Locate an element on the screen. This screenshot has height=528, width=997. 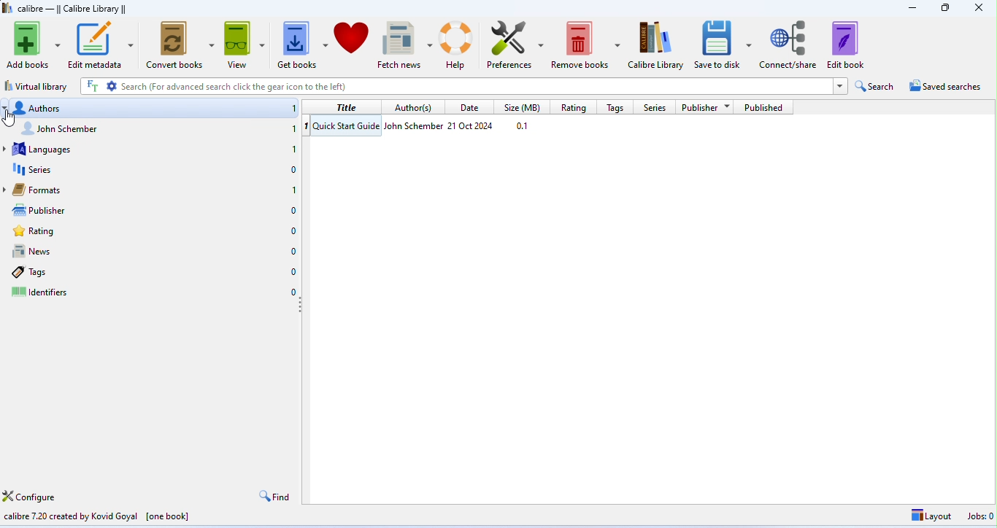
formats is located at coordinates (158, 190).